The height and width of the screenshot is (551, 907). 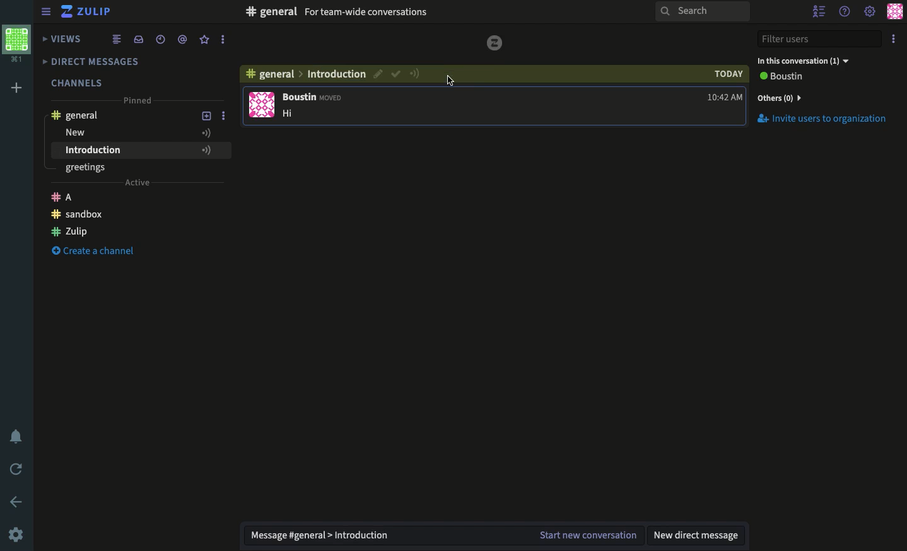 I want to click on Refresh, so click(x=18, y=469).